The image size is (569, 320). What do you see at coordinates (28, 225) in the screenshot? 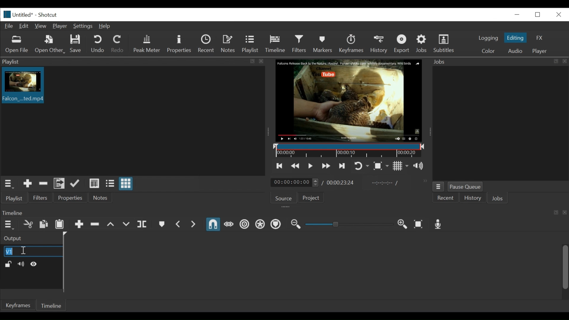
I see `Cut` at bounding box center [28, 225].